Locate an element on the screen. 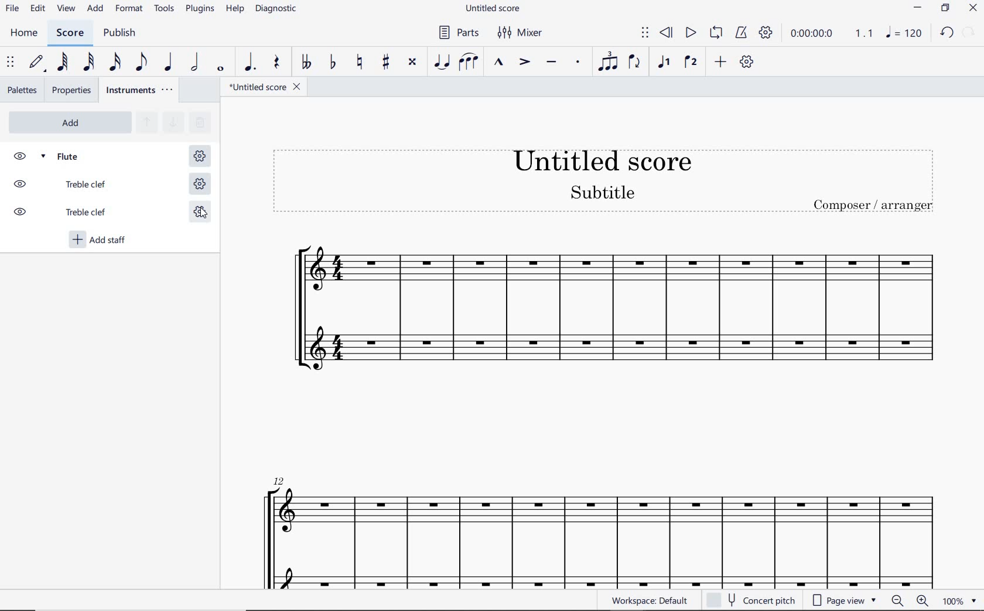 This screenshot has height=611, width=984. CUSTOMIZE TOOLBAR is located at coordinates (747, 61).